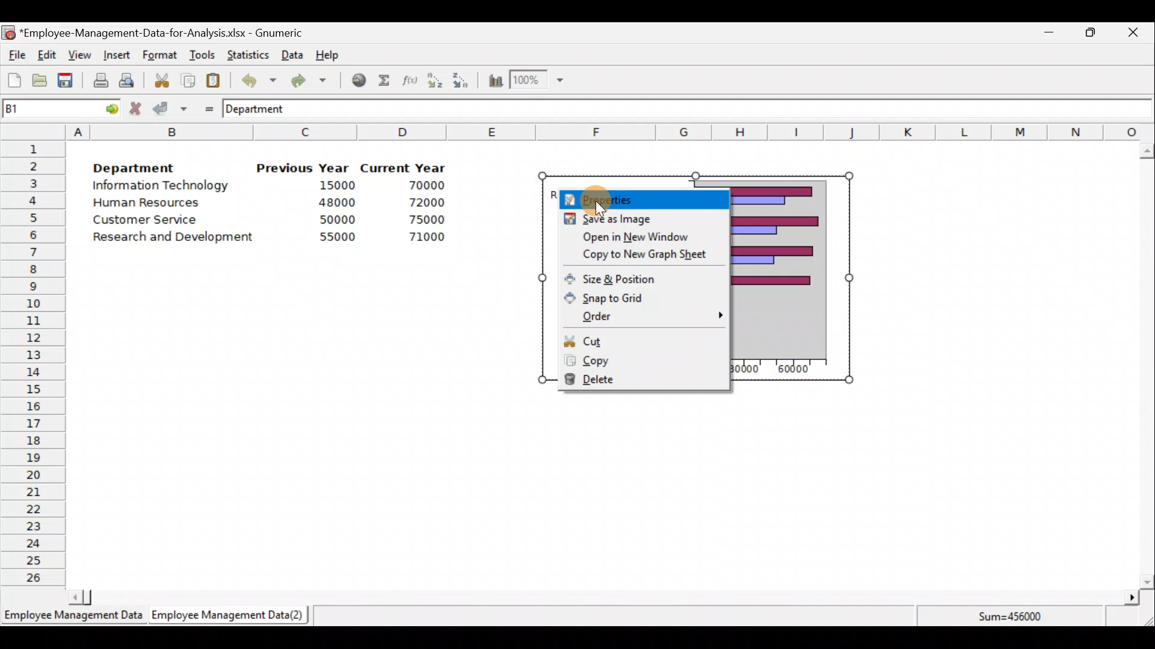 The height and width of the screenshot is (649, 1155). I want to click on Current Year, so click(405, 166).